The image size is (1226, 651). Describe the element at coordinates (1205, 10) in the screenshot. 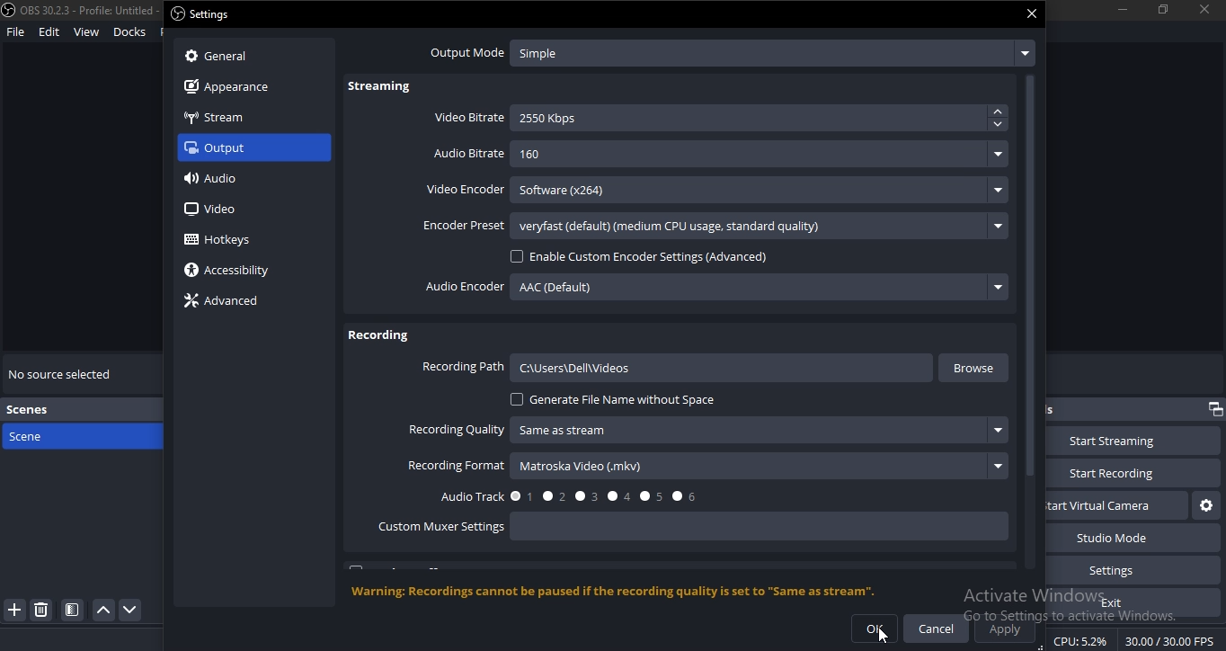

I see `close` at that location.